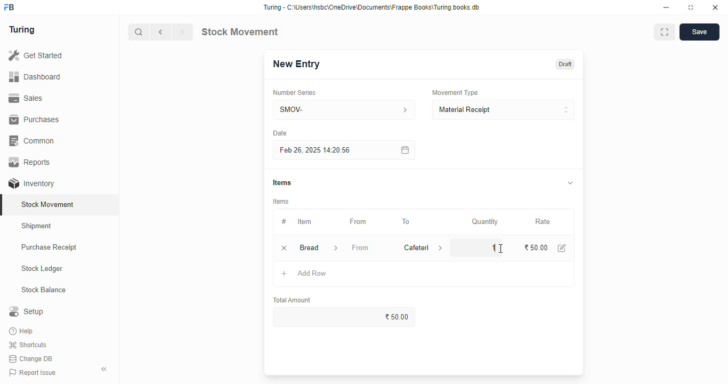  Describe the element at coordinates (239, 31) in the screenshot. I see `stock movement` at that location.